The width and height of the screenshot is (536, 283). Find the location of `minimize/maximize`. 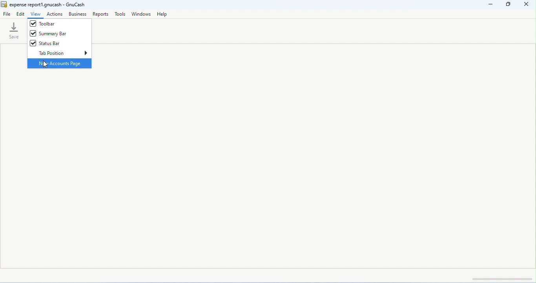

minimize/maximize is located at coordinates (509, 5).